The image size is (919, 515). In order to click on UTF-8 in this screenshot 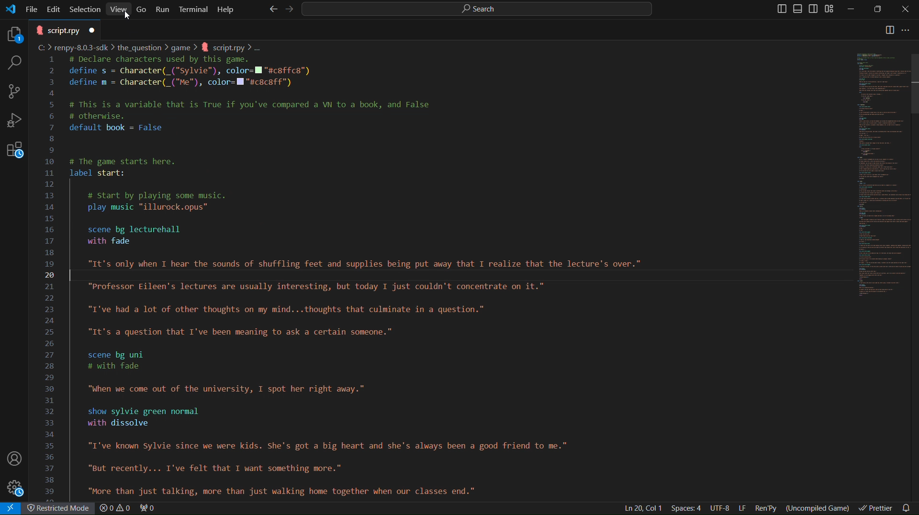, I will do `click(720, 508)`.